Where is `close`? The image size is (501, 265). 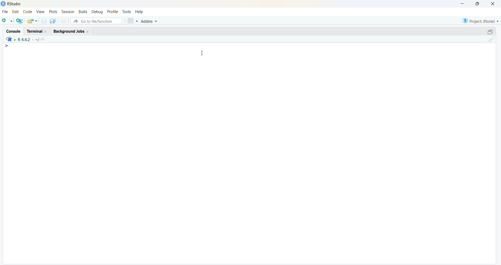
close is located at coordinates (493, 3).